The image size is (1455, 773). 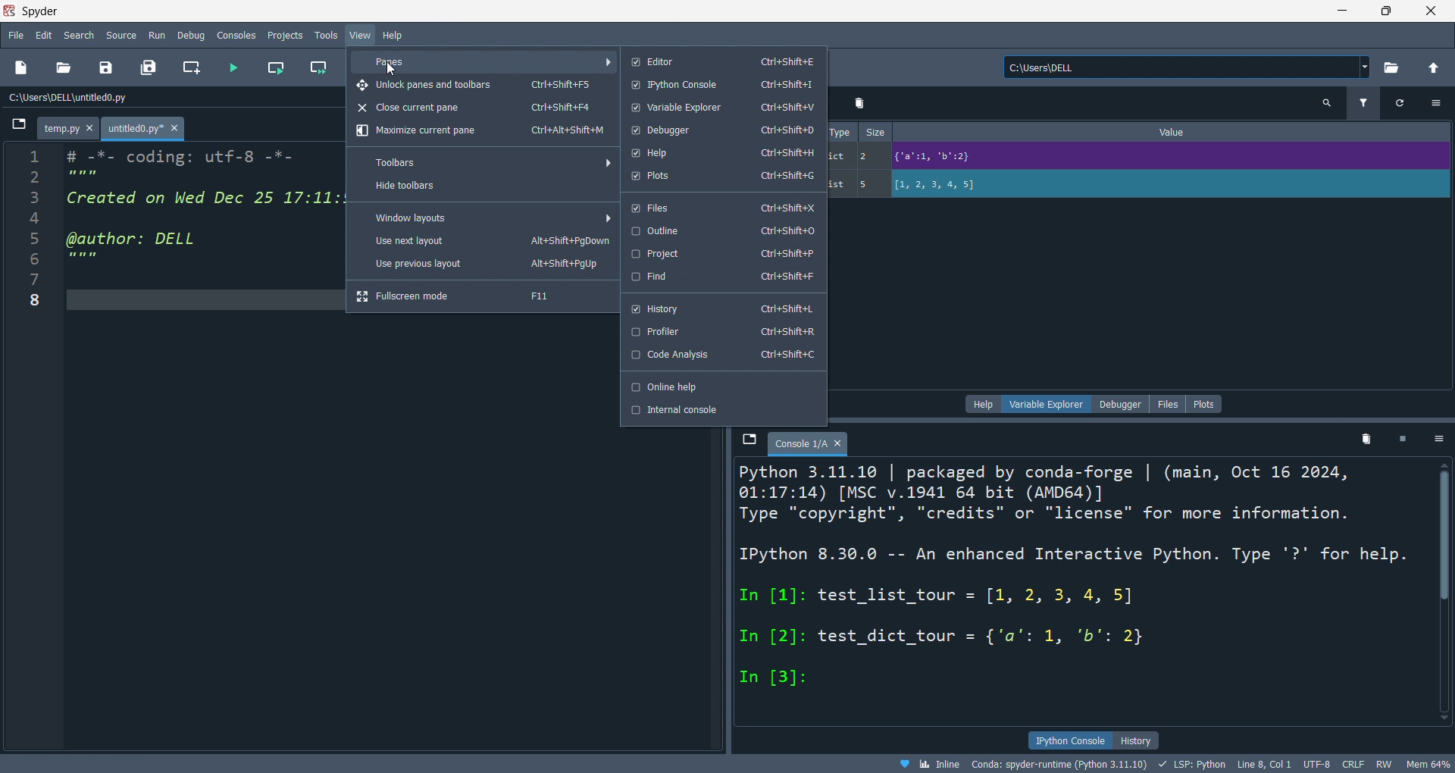 I want to click on variable value, so click(x=1167, y=158).